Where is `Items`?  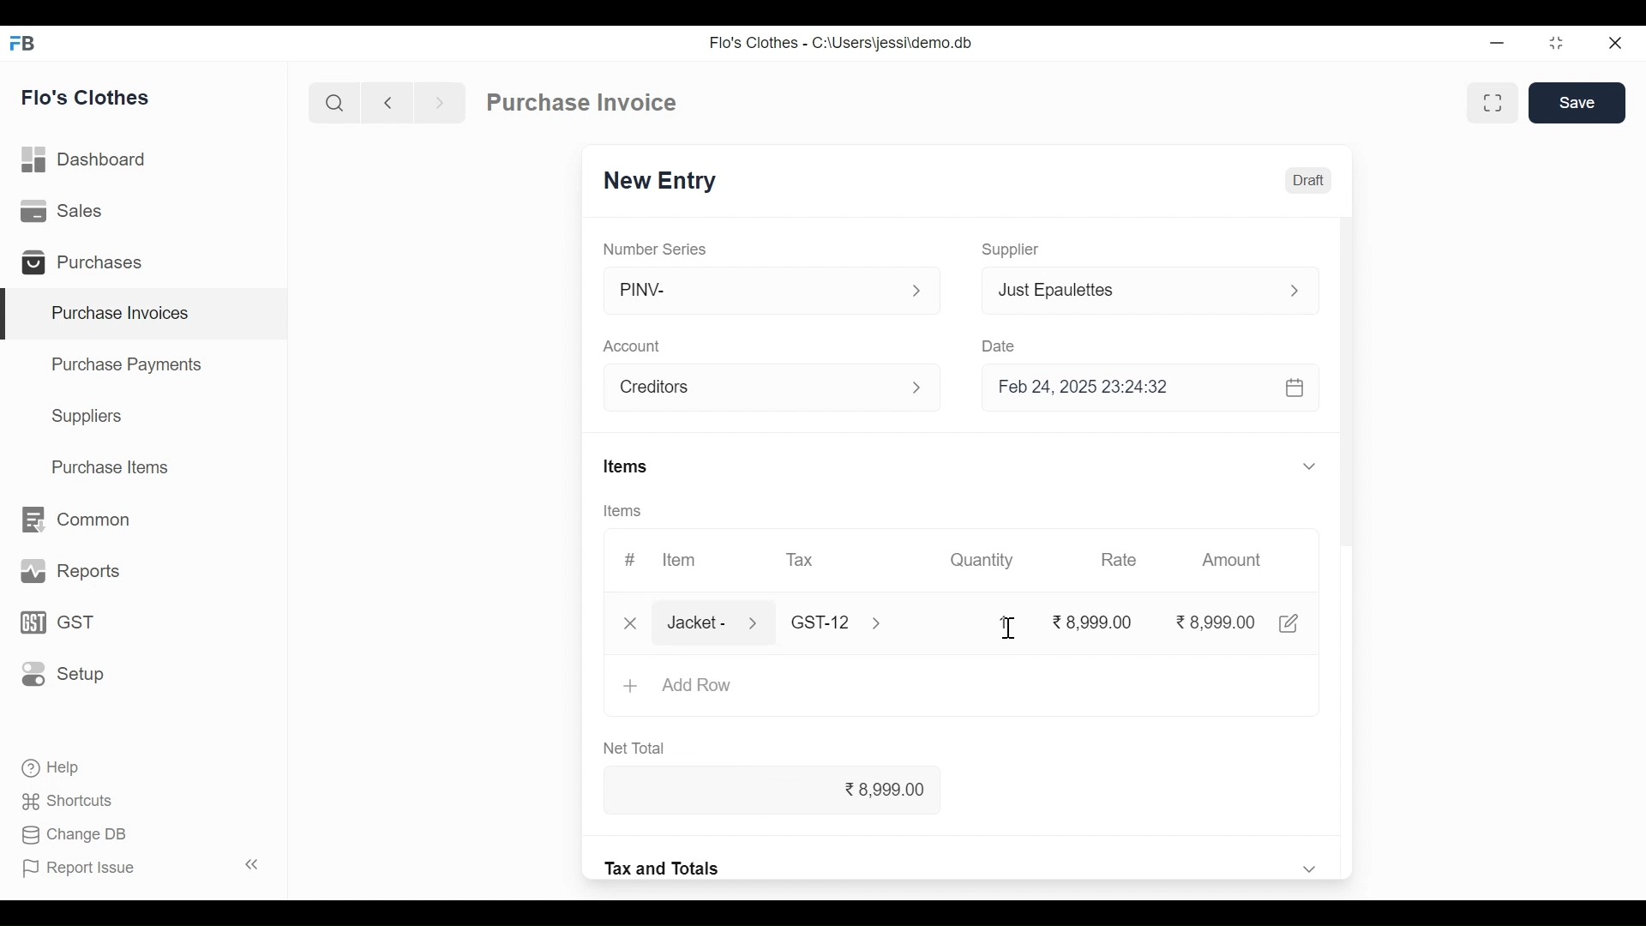
Items is located at coordinates (625, 466).